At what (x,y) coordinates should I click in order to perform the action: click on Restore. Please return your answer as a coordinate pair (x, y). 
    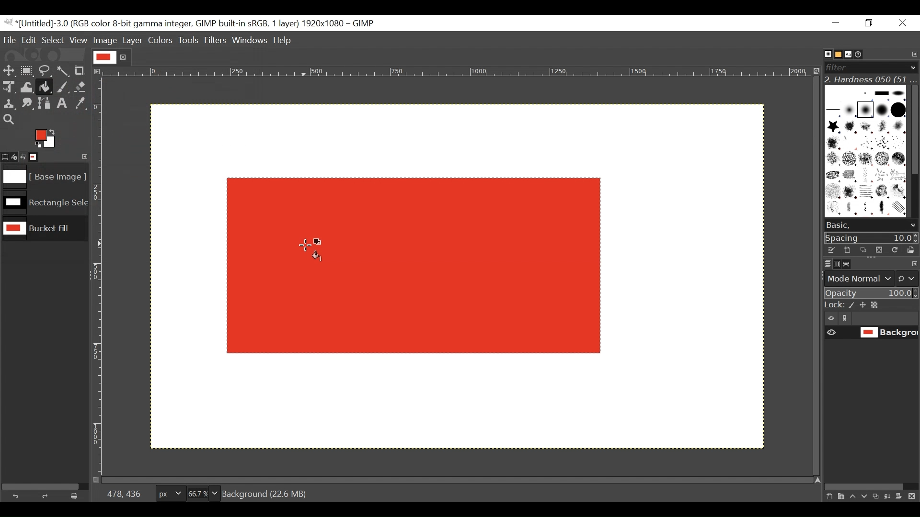
    Looking at the image, I should click on (871, 23).